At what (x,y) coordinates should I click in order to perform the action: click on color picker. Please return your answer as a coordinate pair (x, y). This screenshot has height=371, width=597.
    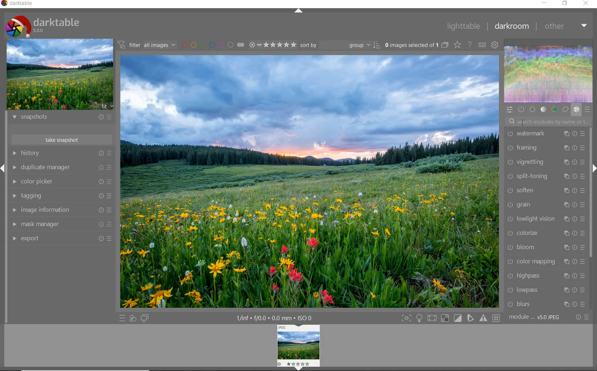
    Looking at the image, I should click on (61, 182).